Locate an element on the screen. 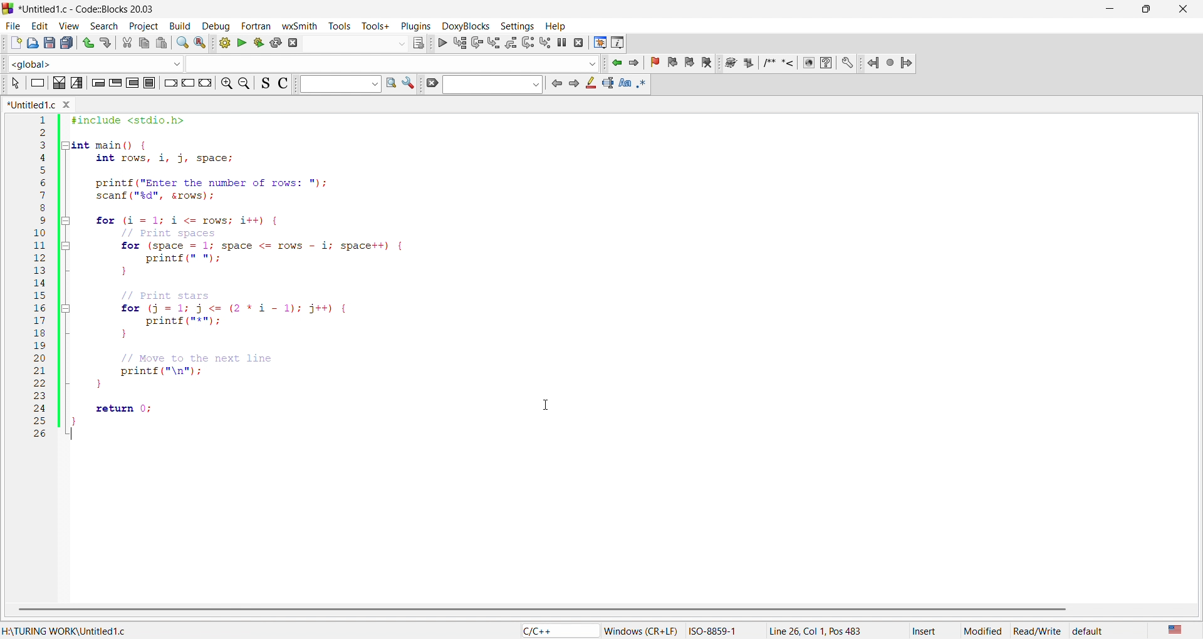 The height and width of the screenshot is (639, 1203). doxyblocks is located at coordinates (462, 24).